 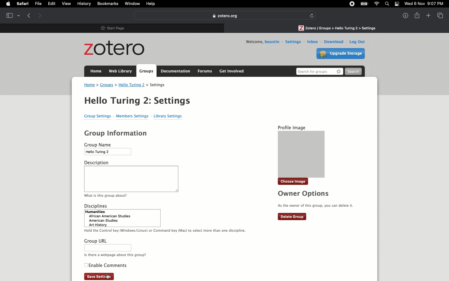 What do you see at coordinates (146, 71) in the screenshot?
I see `Groups` at bounding box center [146, 71].